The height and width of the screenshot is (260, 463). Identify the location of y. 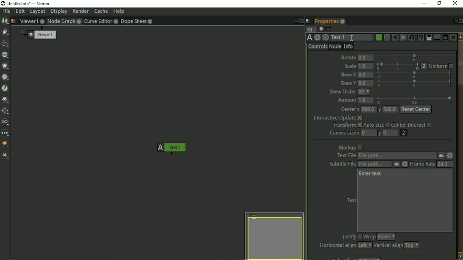
(381, 109).